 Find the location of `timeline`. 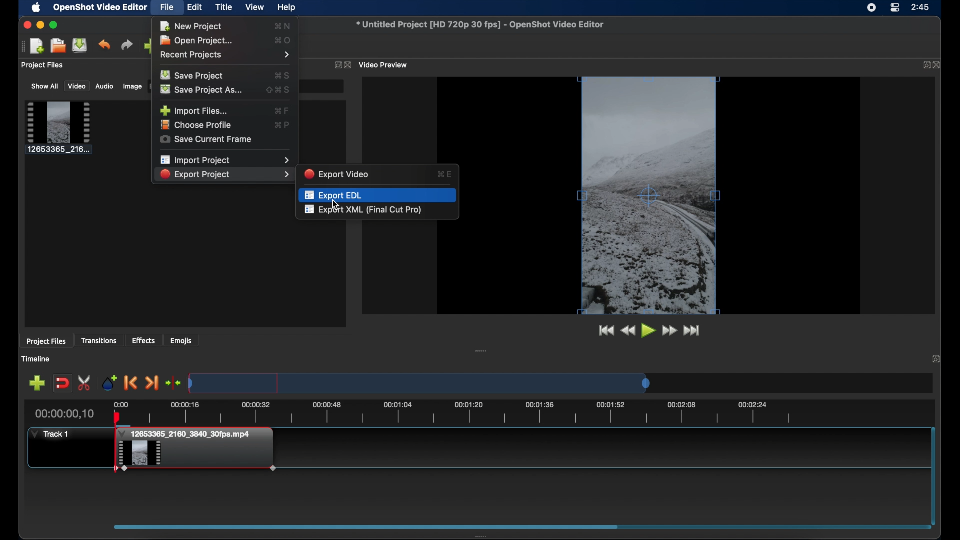

timeline is located at coordinates (454, 412).